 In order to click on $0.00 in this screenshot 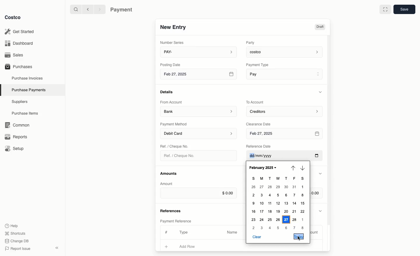, I will do `click(316, 192)`.